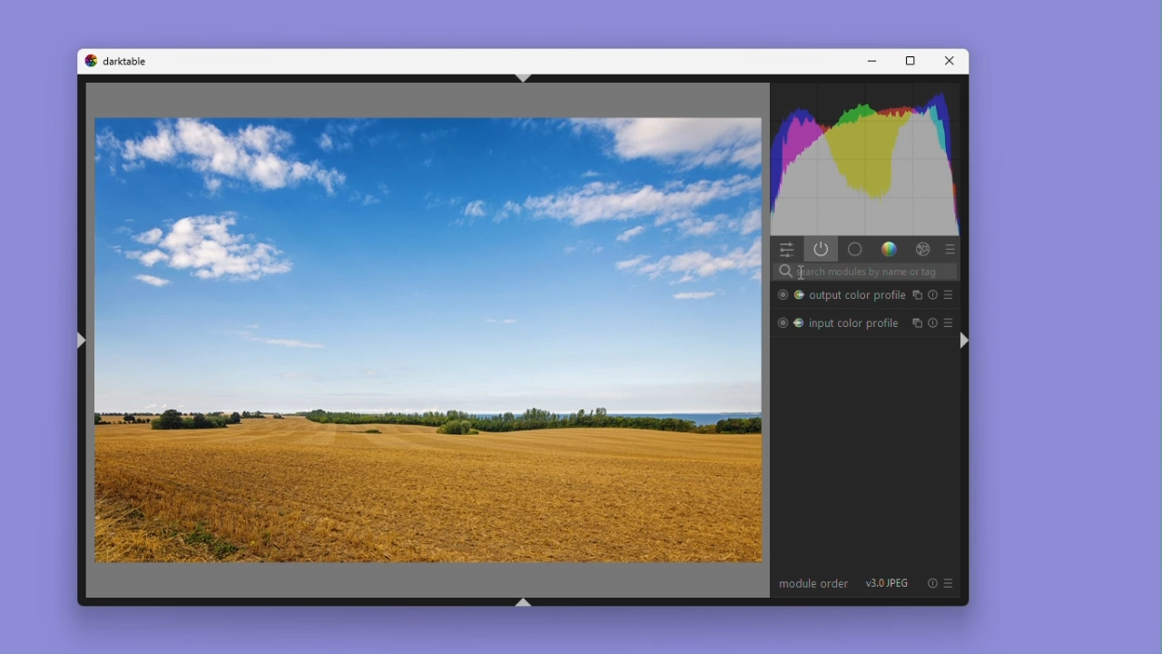  What do you see at coordinates (858, 295) in the screenshot?
I see `Output color profile` at bounding box center [858, 295].